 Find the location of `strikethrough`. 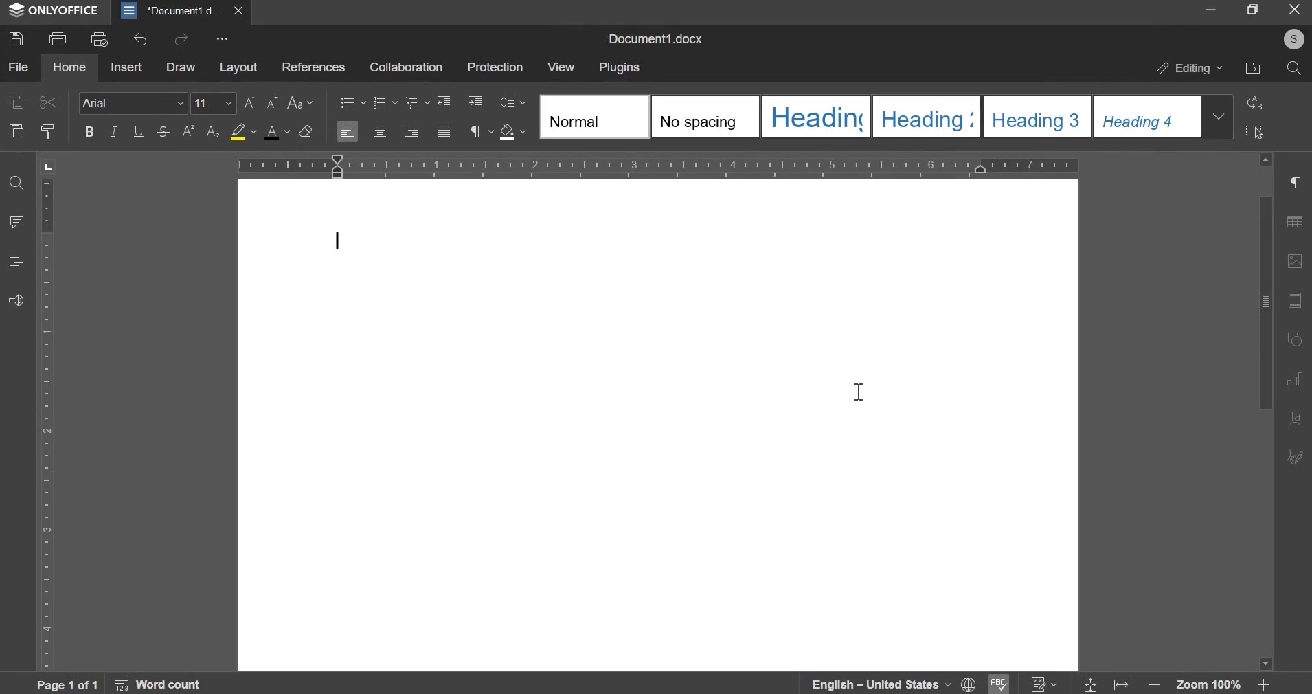

strikethrough is located at coordinates (164, 133).